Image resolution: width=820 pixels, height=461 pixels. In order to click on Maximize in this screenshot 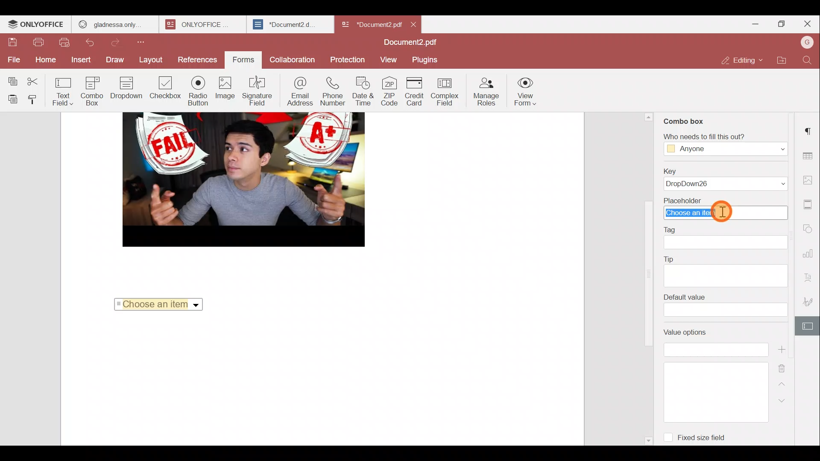, I will do `click(779, 25)`.